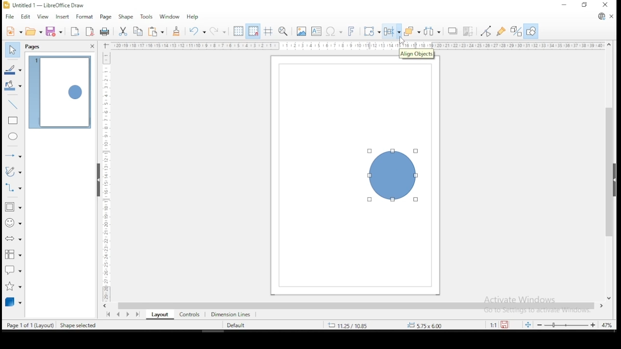  Describe the element at coordinates (253, 31) in the screenshot. I see `snap to grids` at that location.